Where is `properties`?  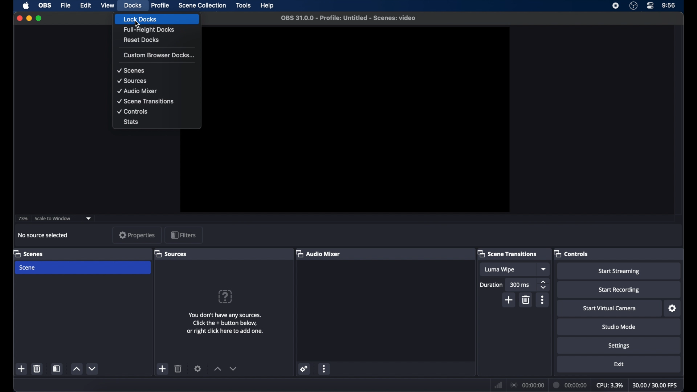 properties is located at coordinates (137, 235).